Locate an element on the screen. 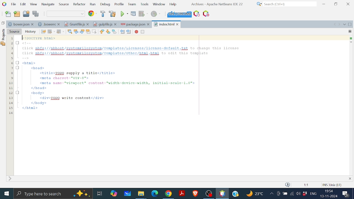 Image resolution: width=354 pixels, height=199 pixels. Web is located at coordinates (93, 13).